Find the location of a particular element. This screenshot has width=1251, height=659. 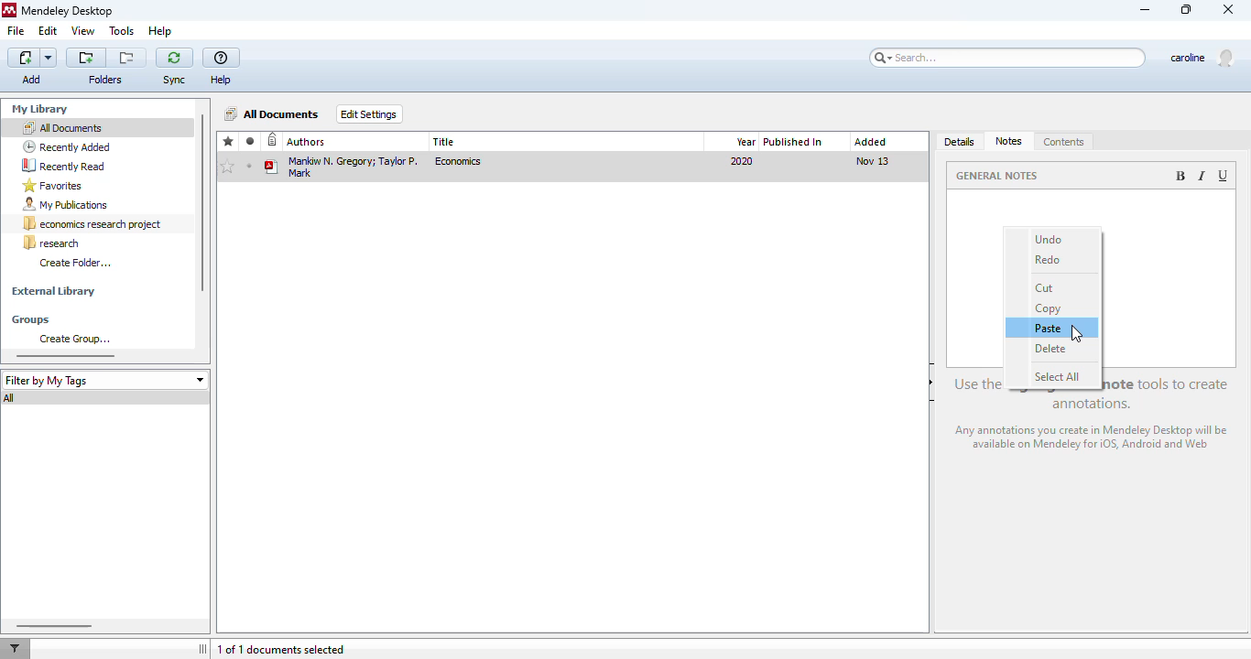

read/unread is located at coordinates (251, 141).